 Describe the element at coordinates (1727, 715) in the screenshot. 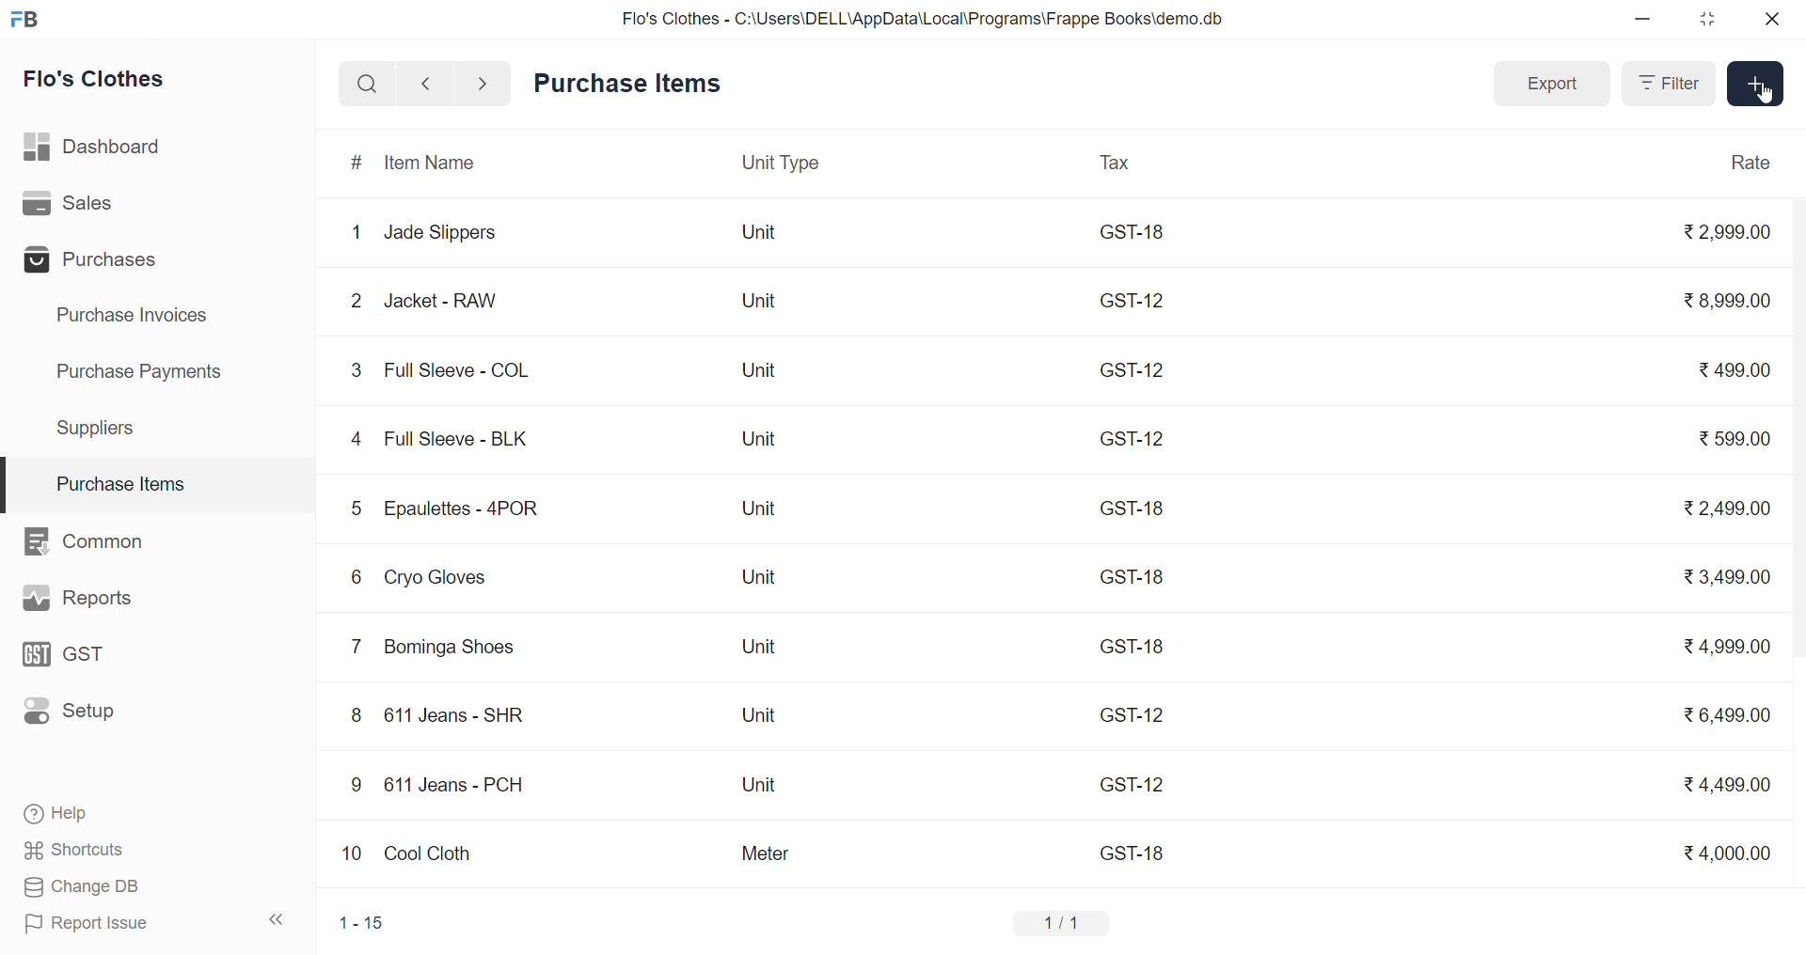

I see `₹6,499.00` at that location.